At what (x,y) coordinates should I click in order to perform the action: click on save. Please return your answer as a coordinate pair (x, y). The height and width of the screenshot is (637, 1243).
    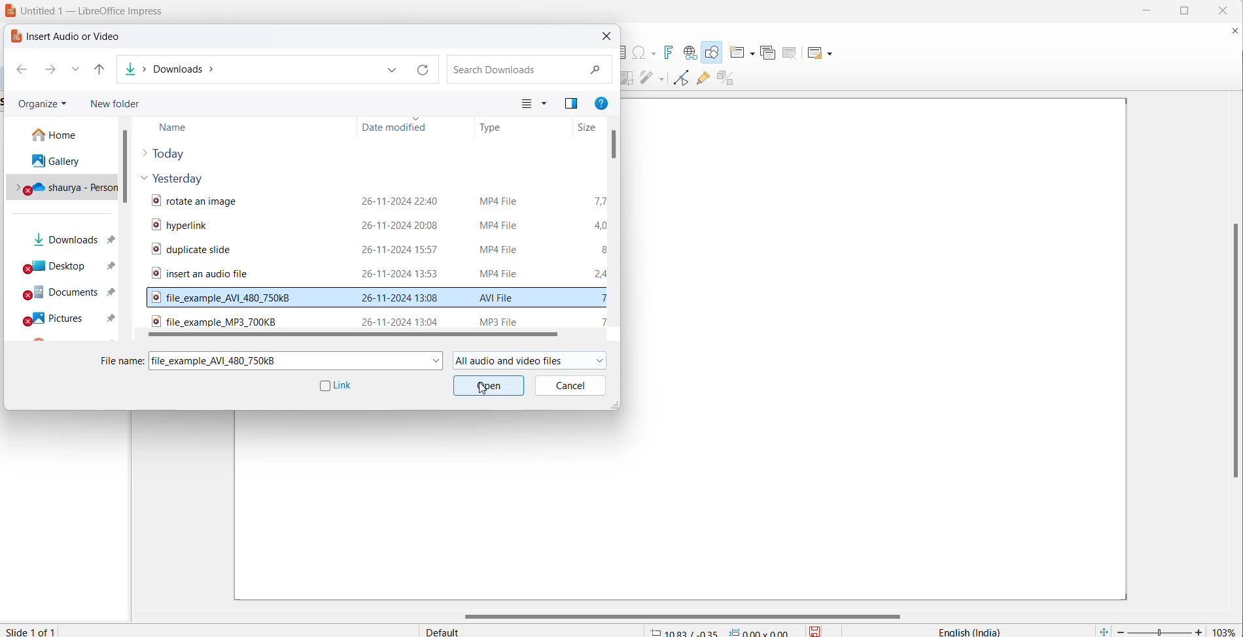
    Looking at the image, I should click on (814, 630).